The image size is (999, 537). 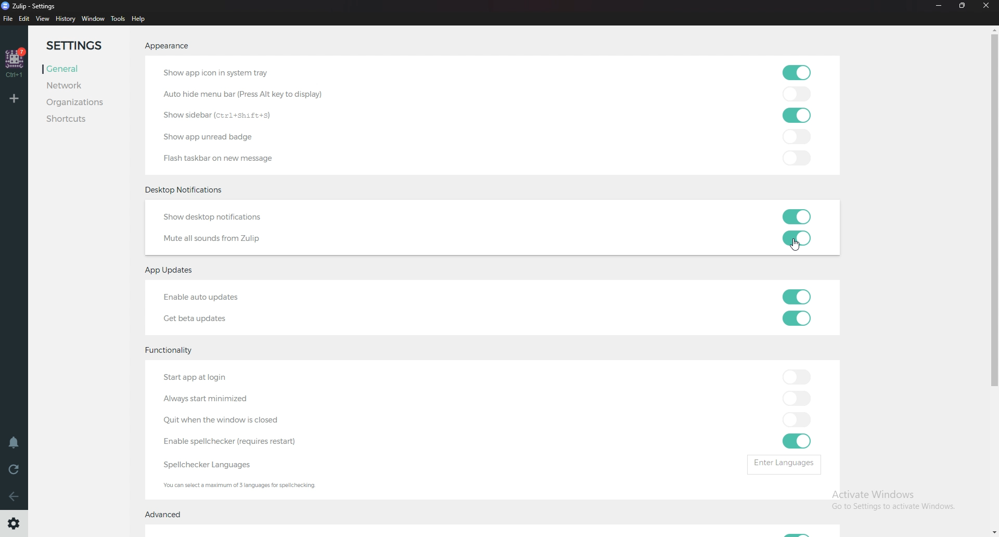 What do you see at coordinates (66, 19) in the screenshot?
I see `History` at bounding box center [66, 19].